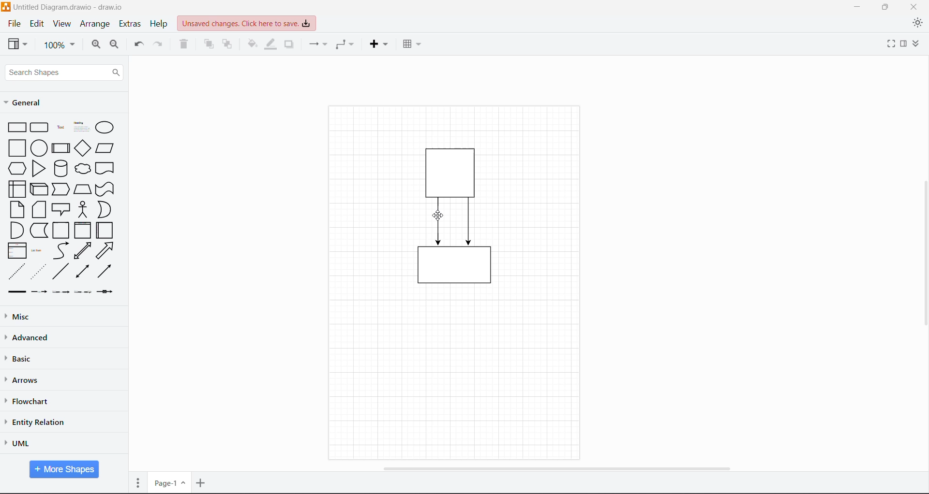  Describe the element at coordinates (60, 168) in the screenshot. I see `Cylinder` at that location.